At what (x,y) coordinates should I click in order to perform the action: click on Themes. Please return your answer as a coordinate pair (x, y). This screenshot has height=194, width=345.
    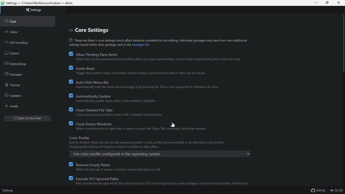
    Looking at the image, I should click on (26, 84).